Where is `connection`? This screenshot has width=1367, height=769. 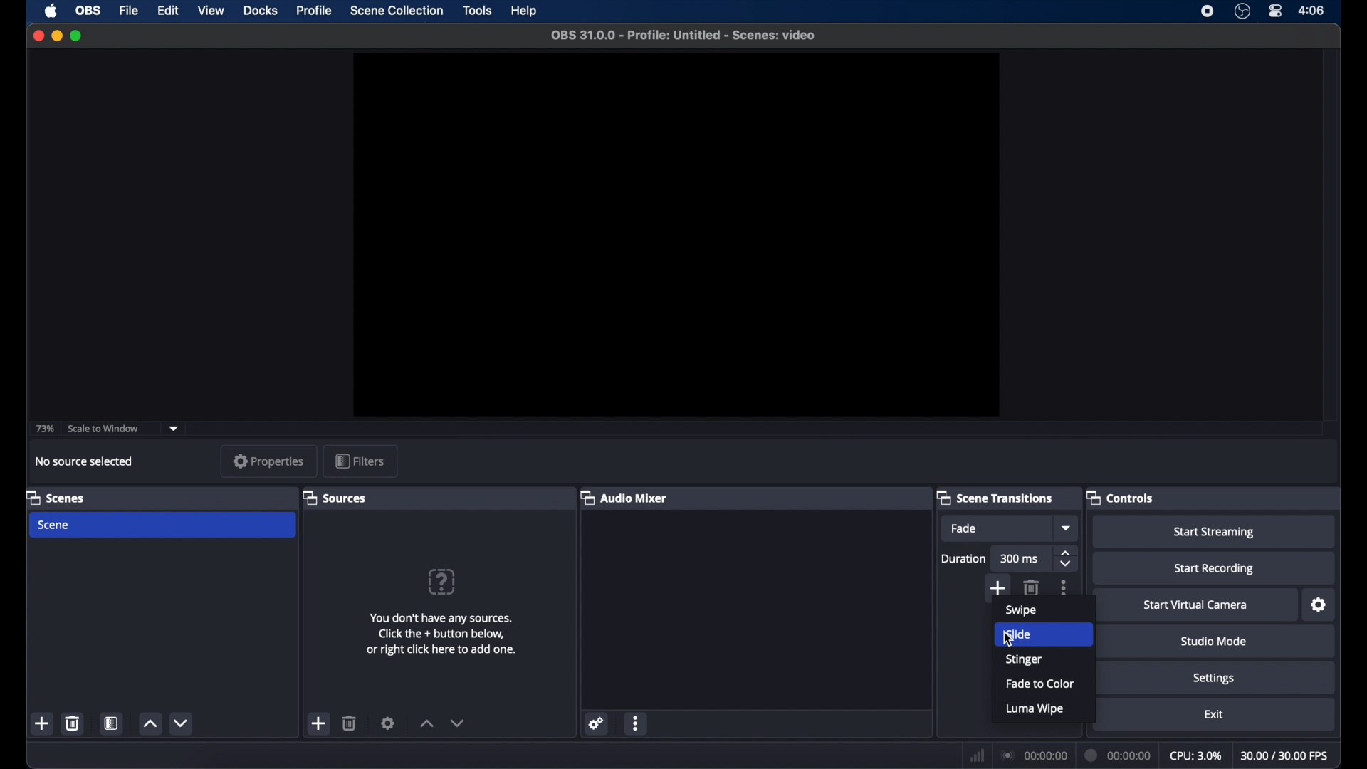
connection is located at coordinates (1033, 755).